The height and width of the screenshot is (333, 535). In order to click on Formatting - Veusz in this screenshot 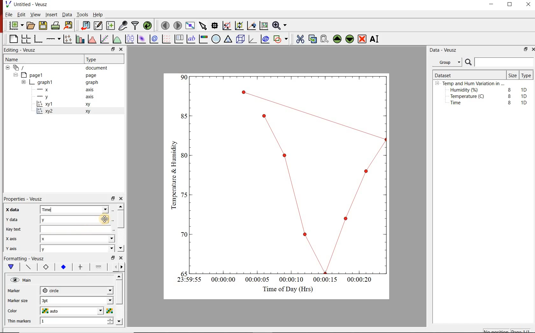, I will do `click(25, 259)`.